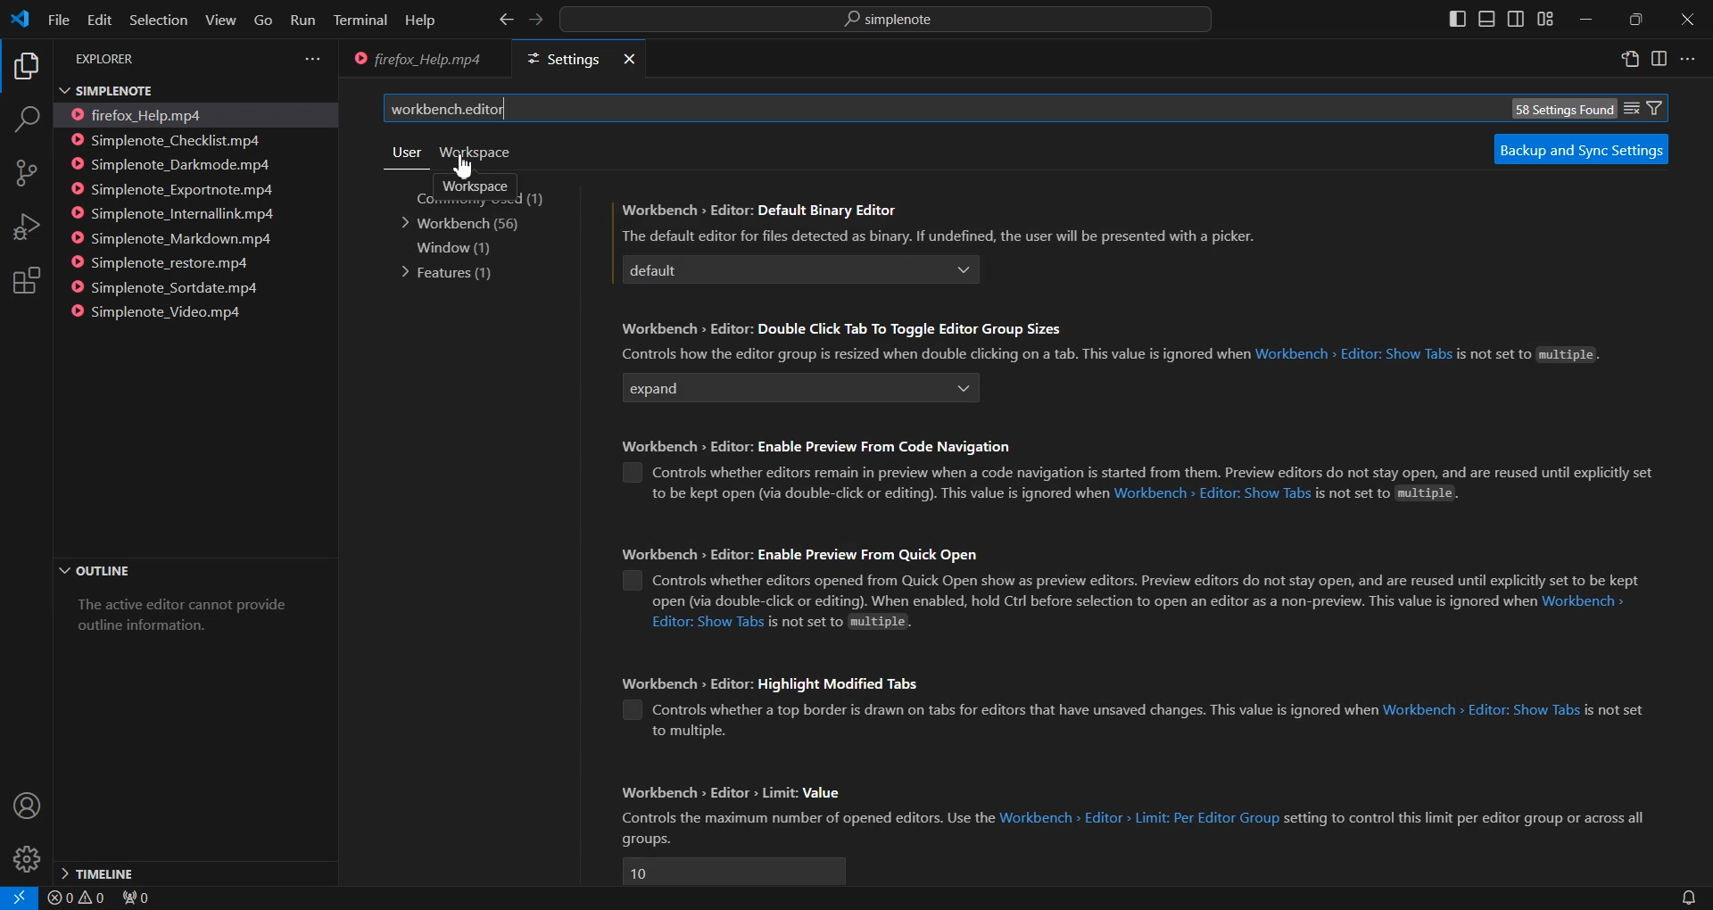 The image size is (1713, 910). What do you see at coordinates (1580, 149) in the screenshot?
I see `Backup and sync Settings` at bounding box center [1580, 149].